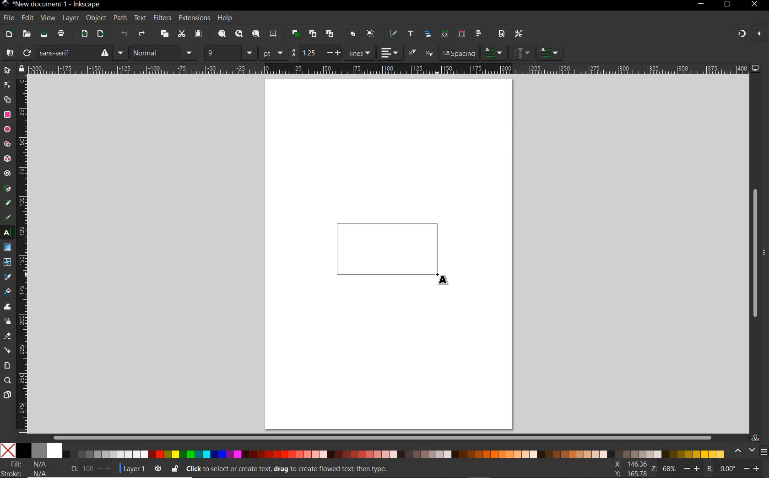 The height and width of the screenshot is (478, 769). What do you see at coordinates (7, 203) in the screenshot?
I see `pencil tool` at bounding box center [7, 203].